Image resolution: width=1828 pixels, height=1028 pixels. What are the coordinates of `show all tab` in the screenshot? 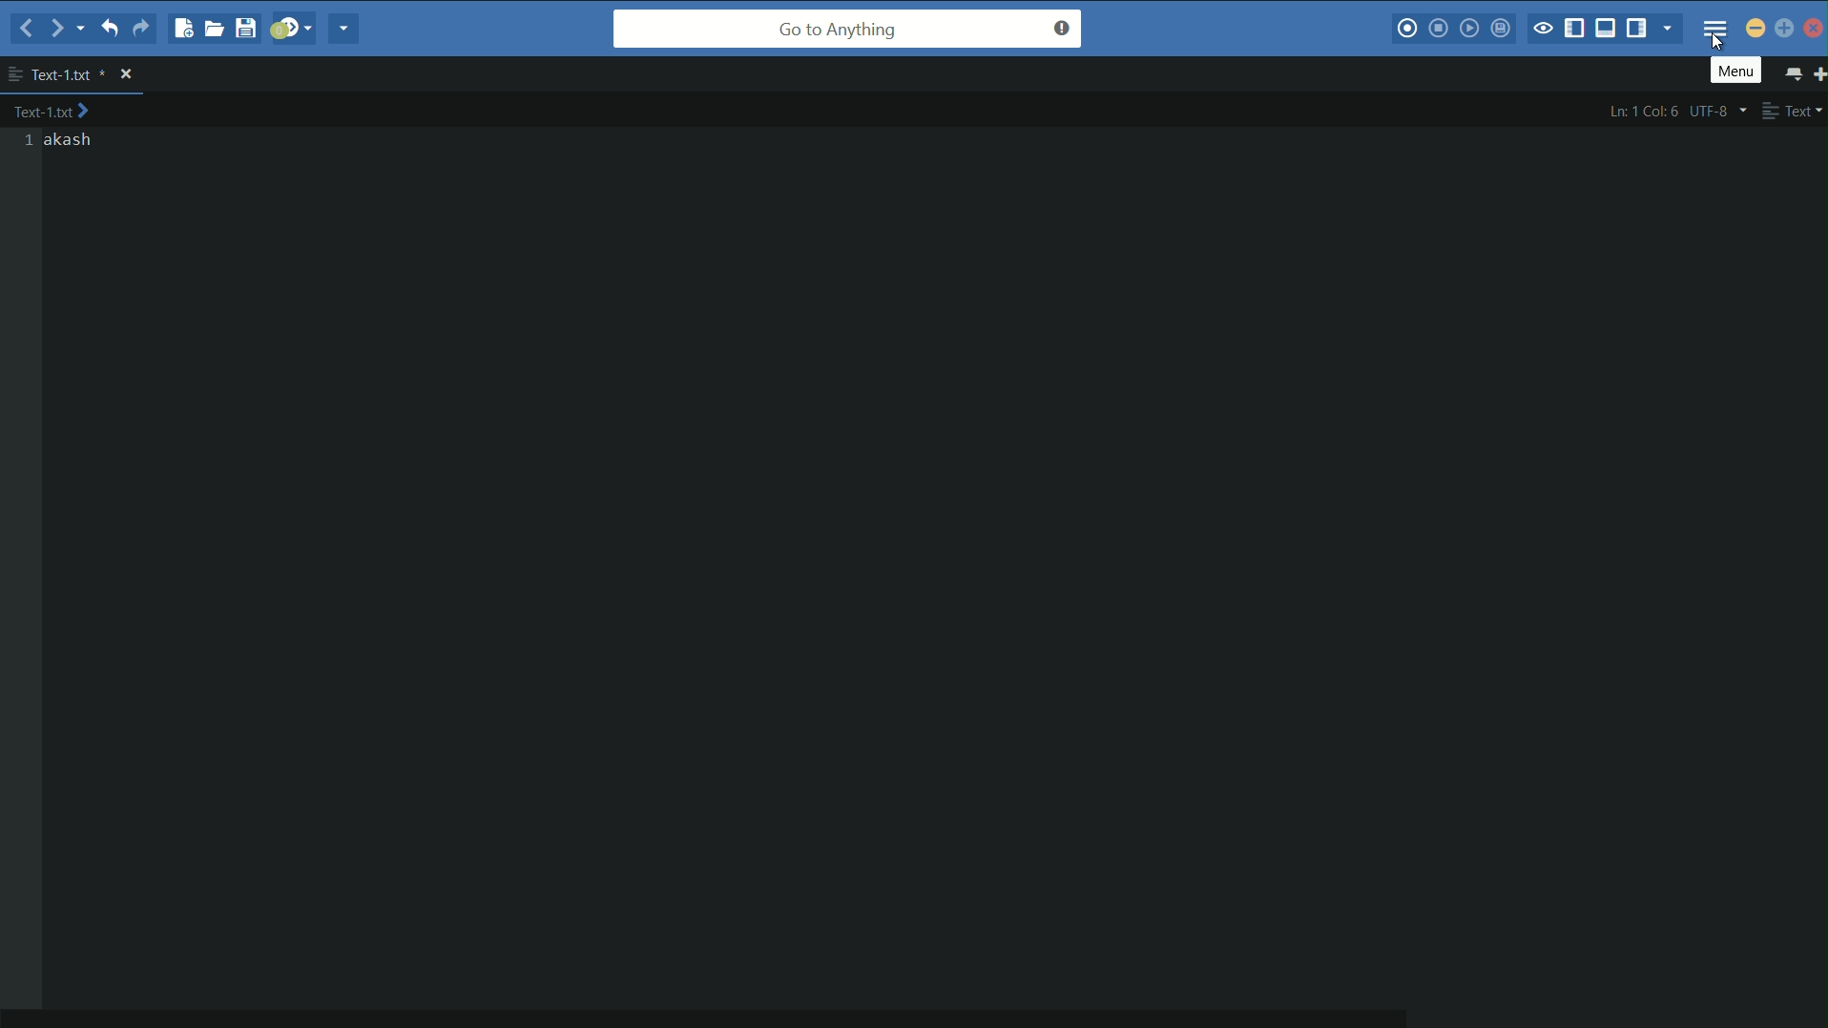 It's located at (1791, 72).